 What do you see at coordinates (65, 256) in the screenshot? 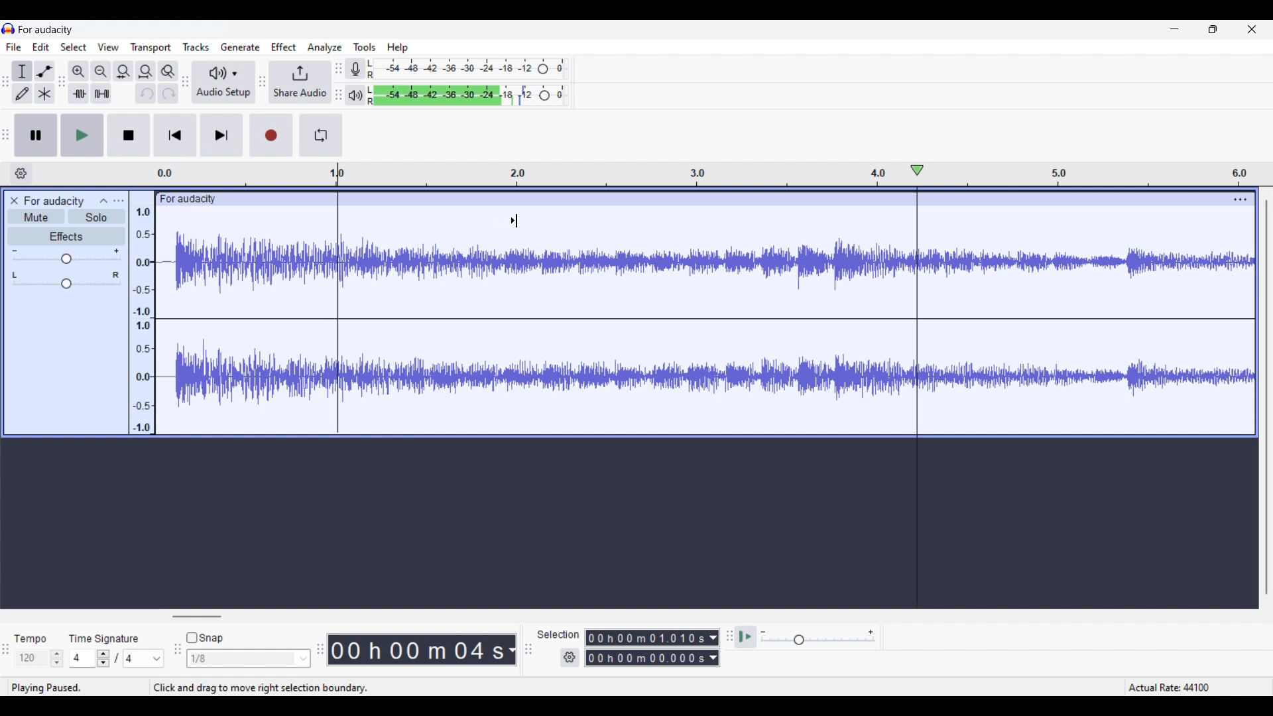
I see `Volume scale` at bounding box center [65, 256].